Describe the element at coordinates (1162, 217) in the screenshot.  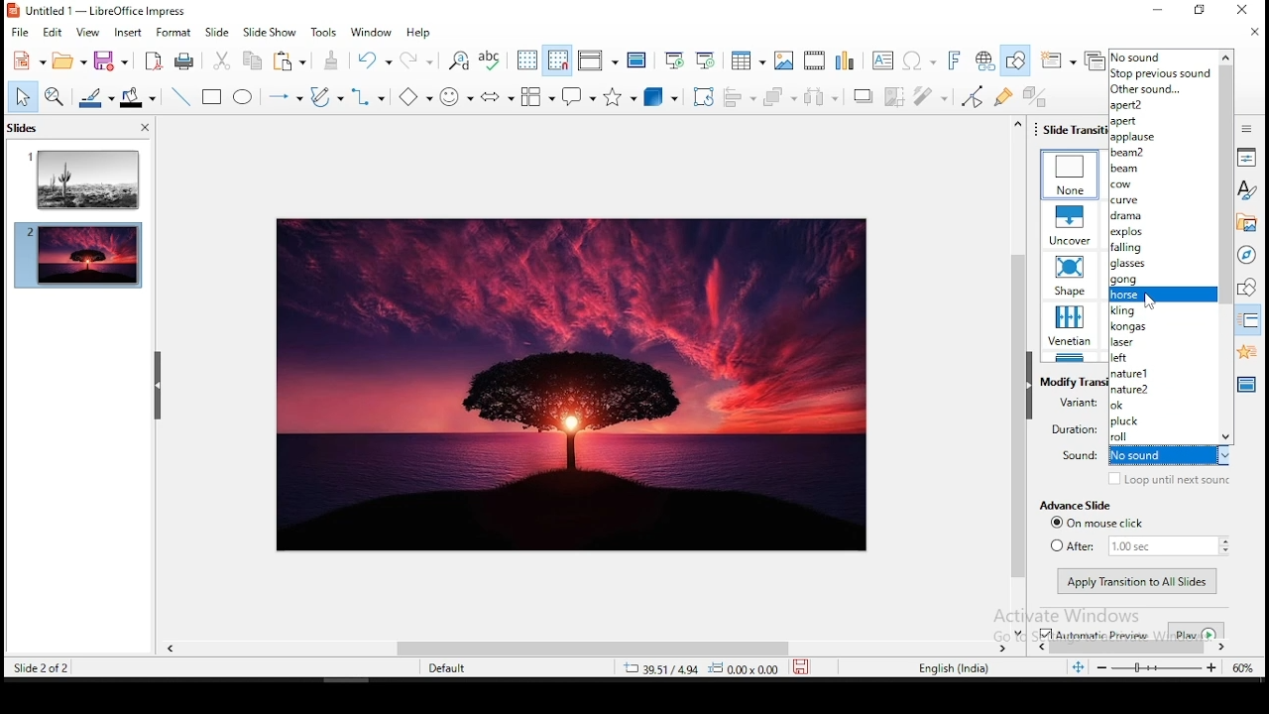
I see `drama` at that location.